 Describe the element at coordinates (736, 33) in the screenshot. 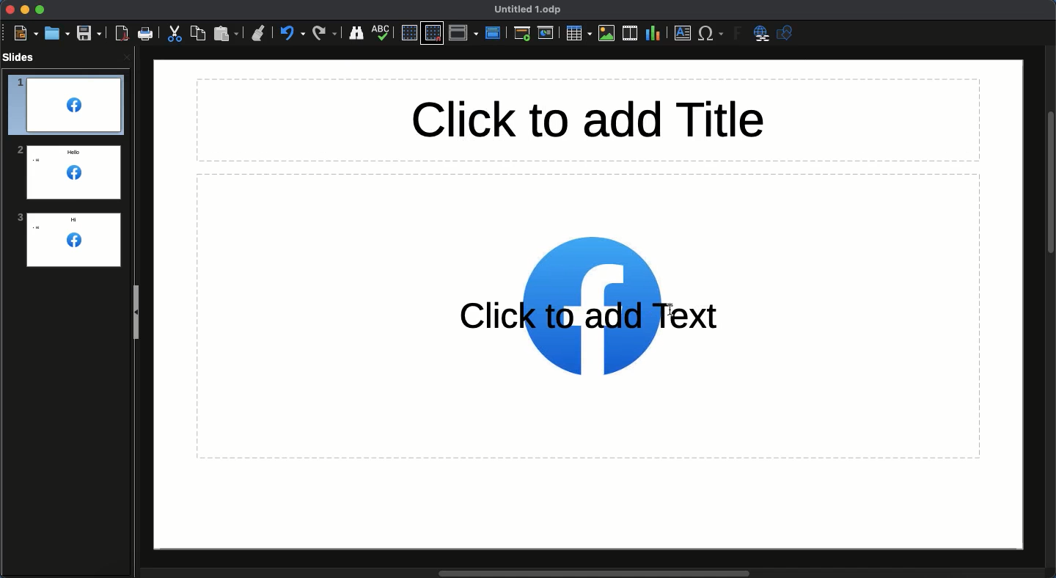

I see `Fontwork` at that location.